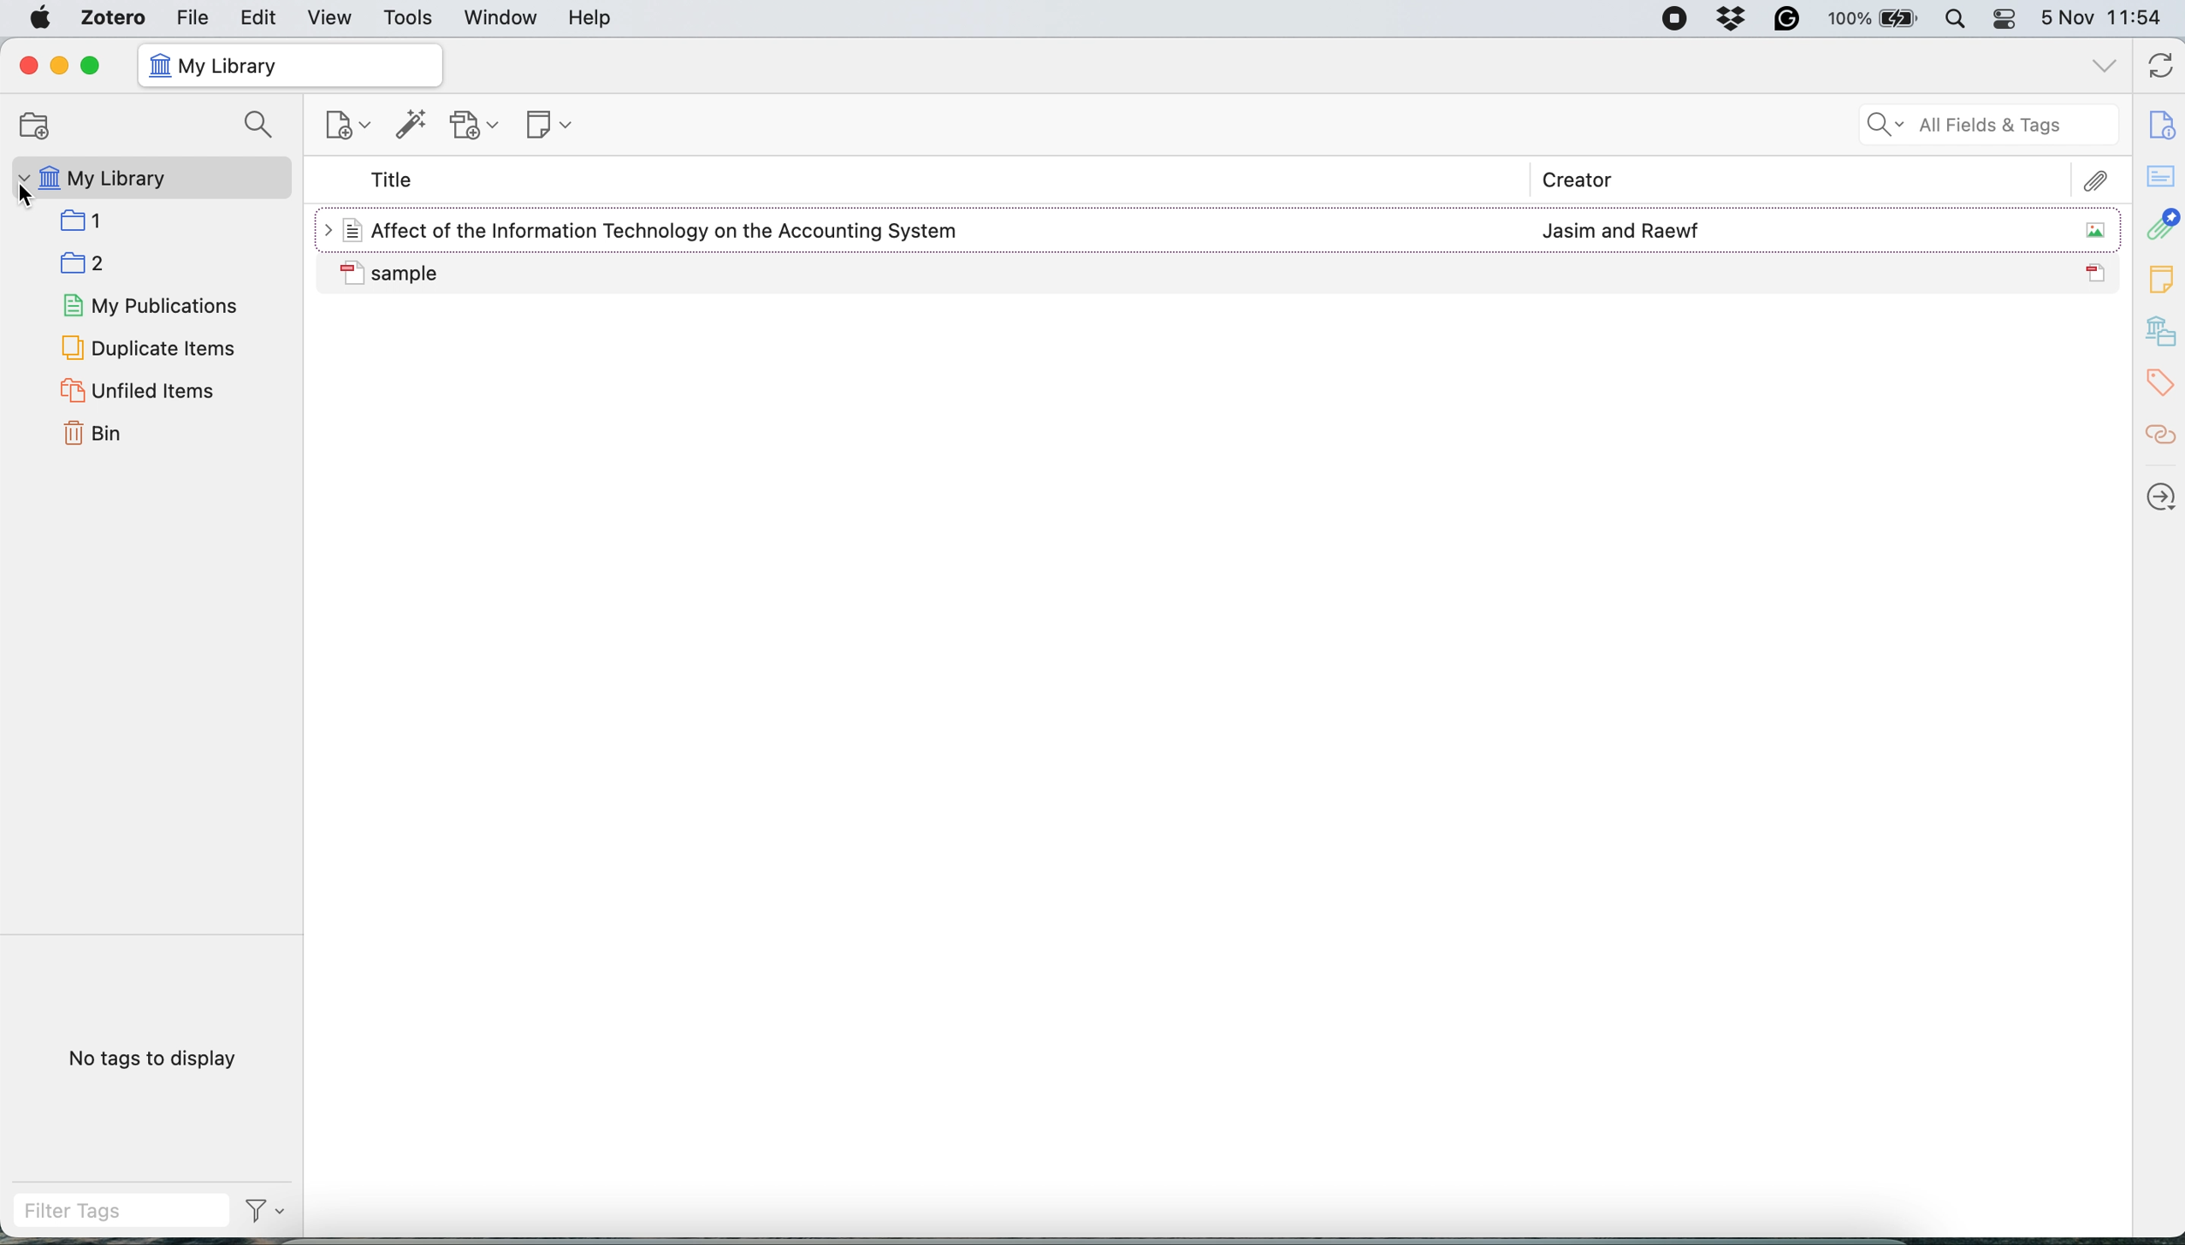  I want to click on list all tabs, so click(2109, 69).